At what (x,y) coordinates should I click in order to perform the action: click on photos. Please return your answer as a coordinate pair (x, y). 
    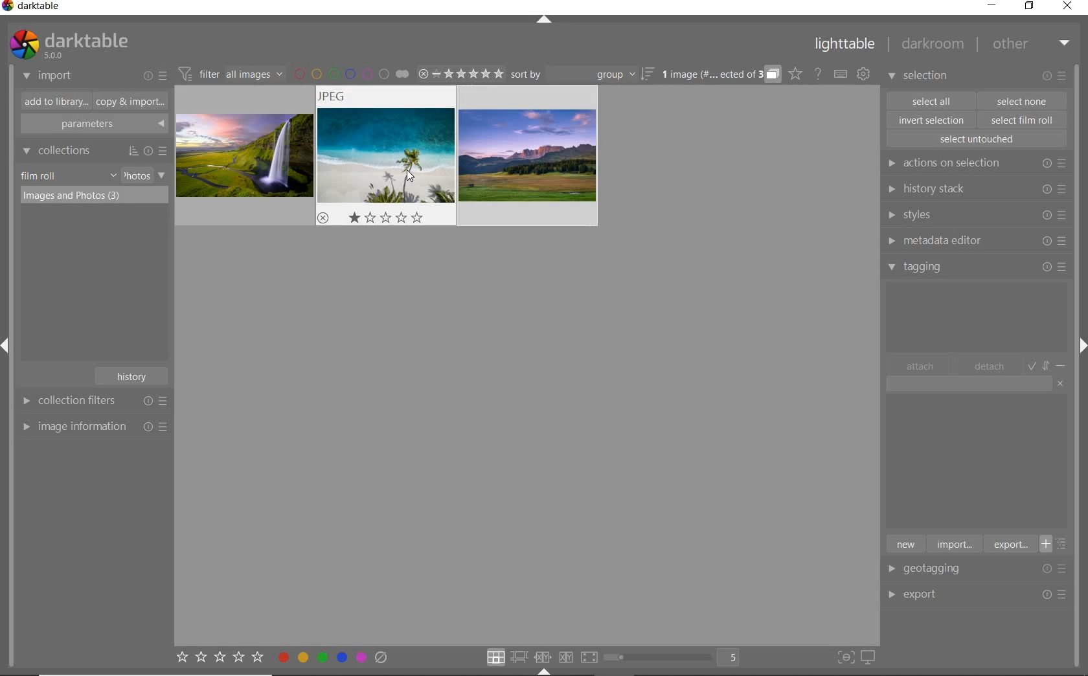
    Looking at the image, I should click on (136, 175).